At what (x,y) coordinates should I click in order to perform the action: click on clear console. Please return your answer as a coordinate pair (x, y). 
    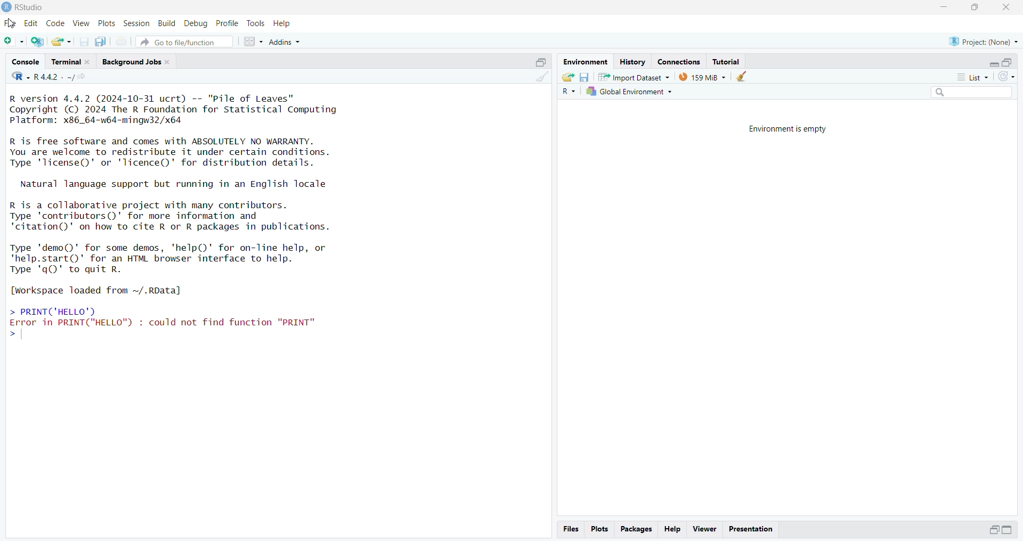
    Looking at the image, I should click on (541, 78).